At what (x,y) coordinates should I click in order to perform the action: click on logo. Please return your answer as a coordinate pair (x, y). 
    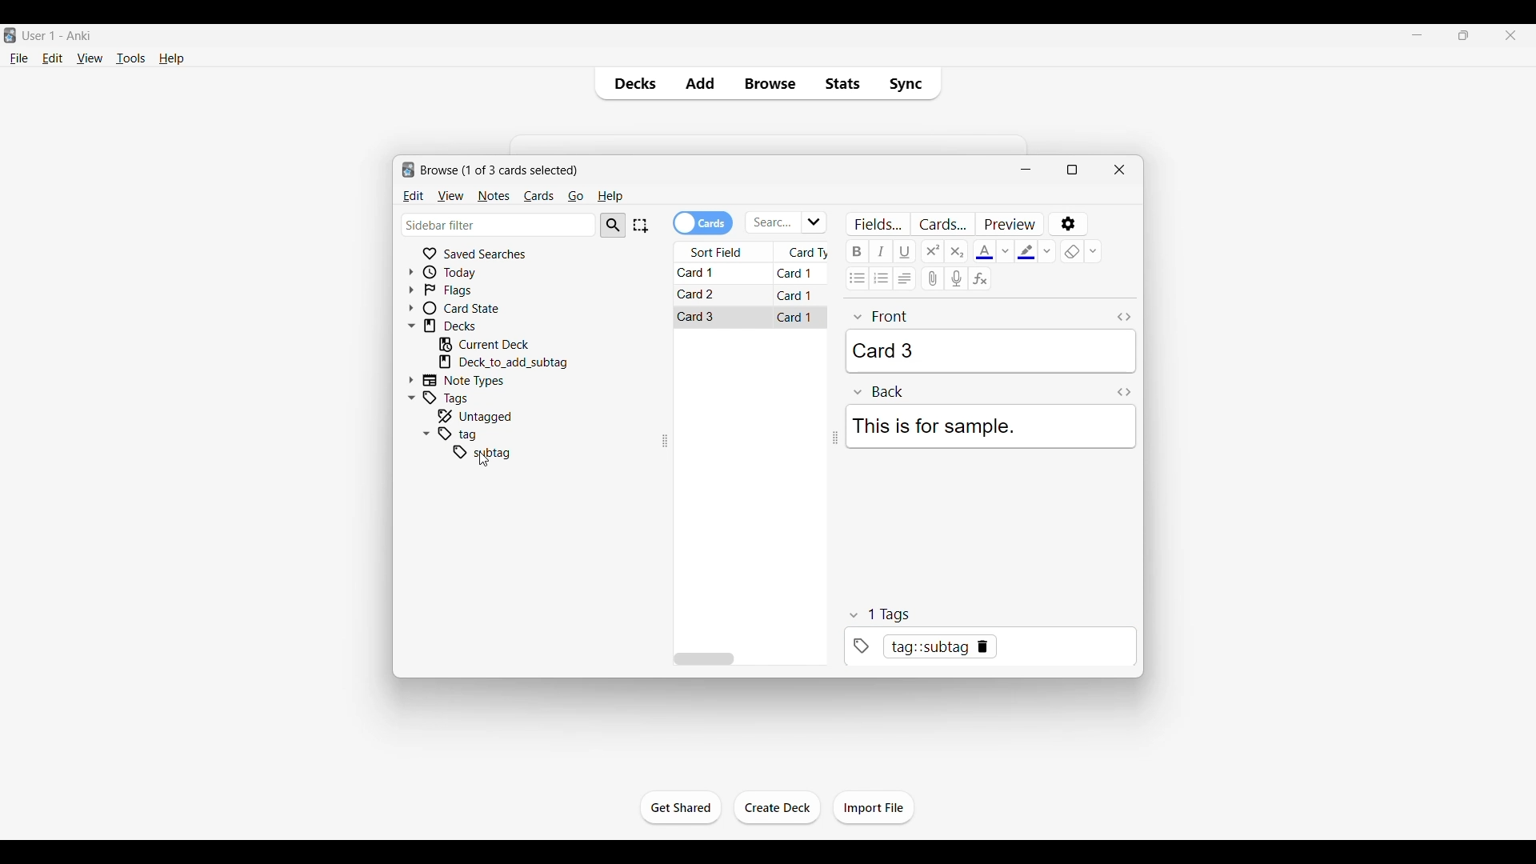
    Looking at the image, I should click on (406, 170).